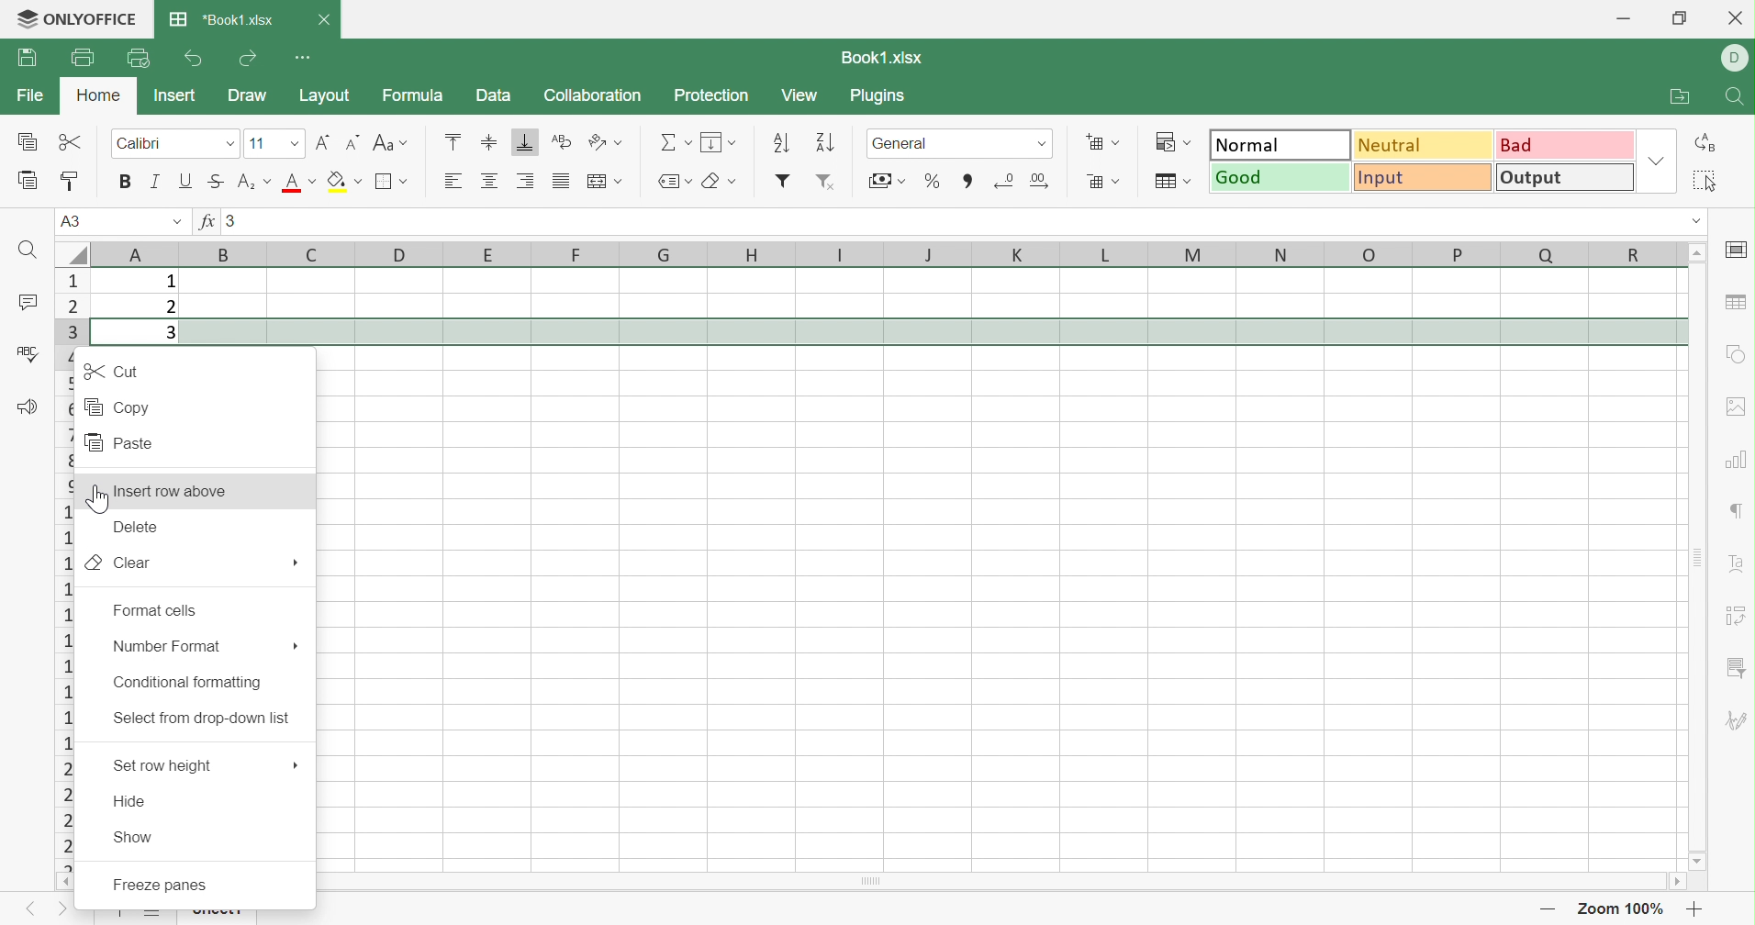 The image size is (1755, 925). Describe the element at coordinates (709, 94) in the screenshot. I see `Protection` at that location.